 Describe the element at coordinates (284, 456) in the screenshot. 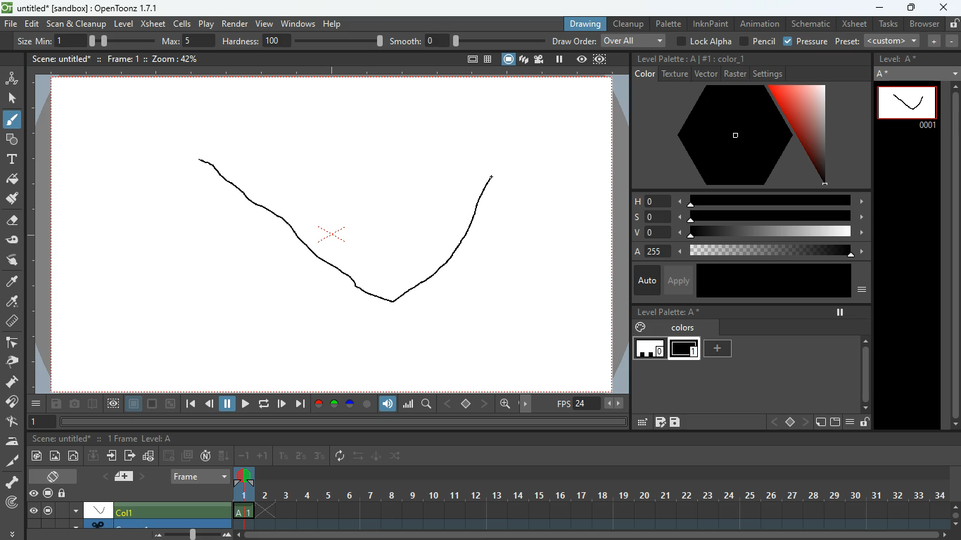

I see `1` at that location.